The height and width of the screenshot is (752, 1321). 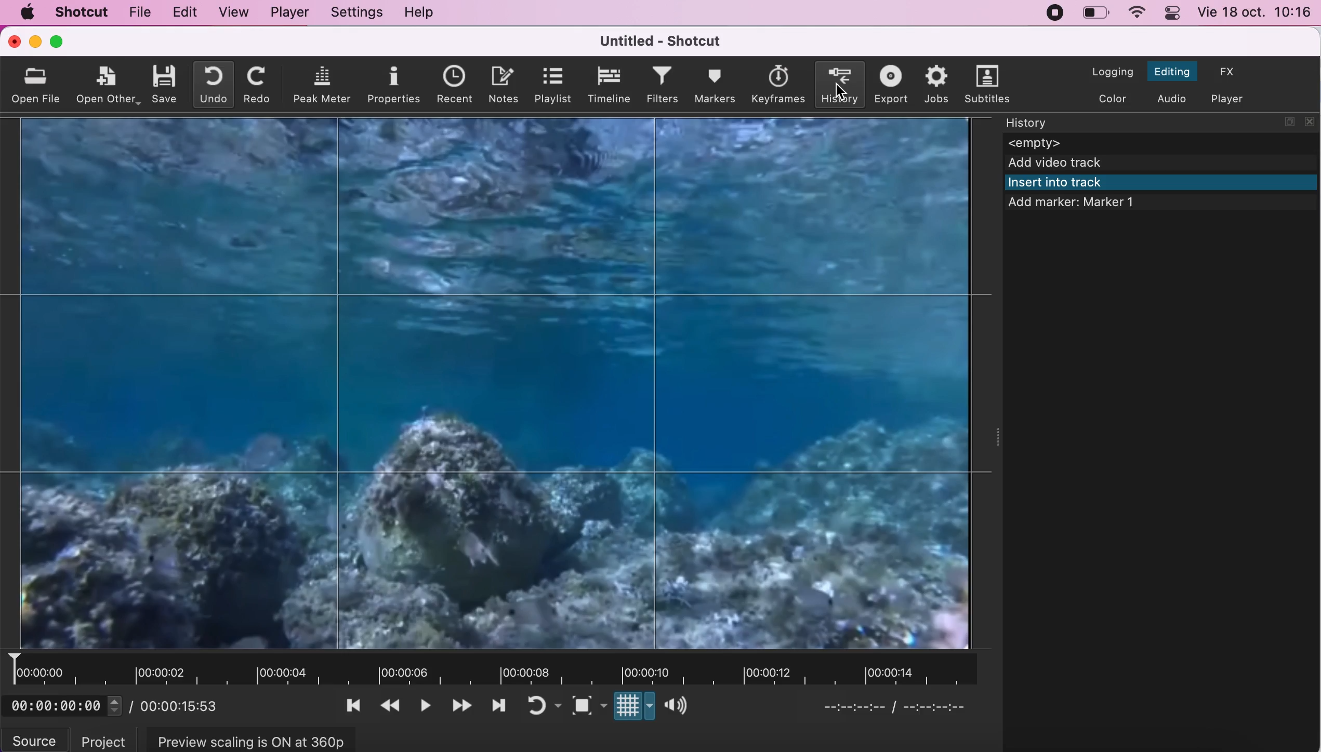 What do you see at coordinates (10, 42) in the screenshot?
I see `close` at bounding box center [10, 42].